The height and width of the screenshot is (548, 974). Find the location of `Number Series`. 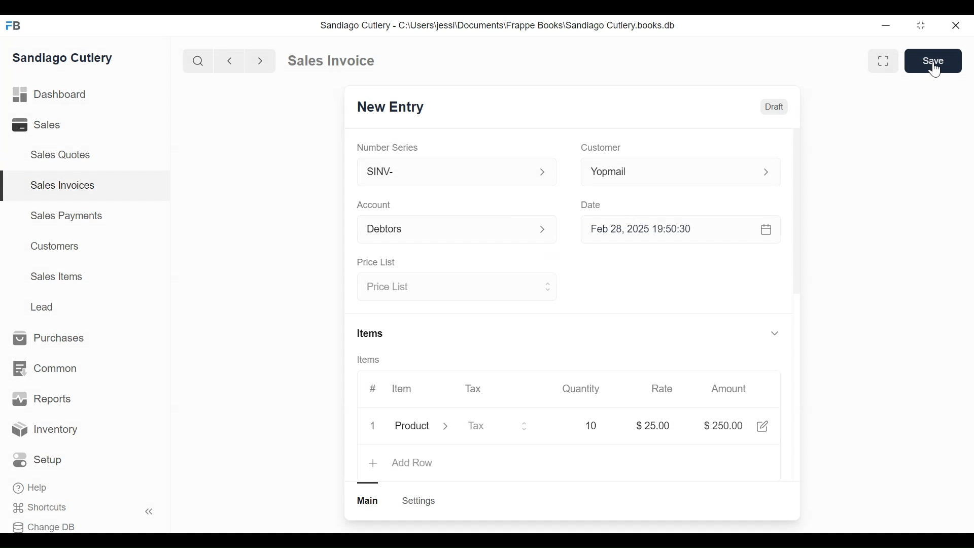

Number Series is located at coordinates (389, 147).